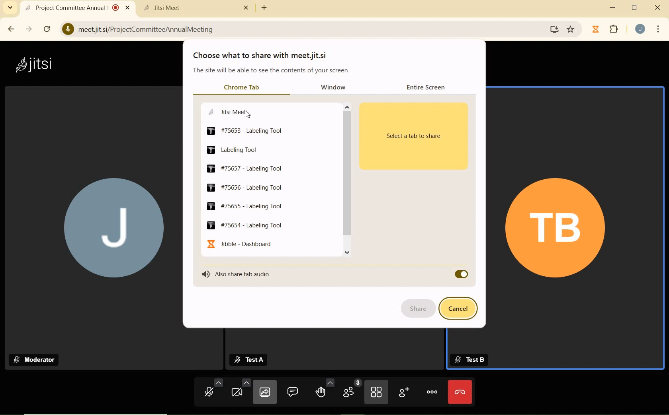 Image resolution: width=669 pixels, height=415 pixels. I want to click on reload, so click(47, 29).